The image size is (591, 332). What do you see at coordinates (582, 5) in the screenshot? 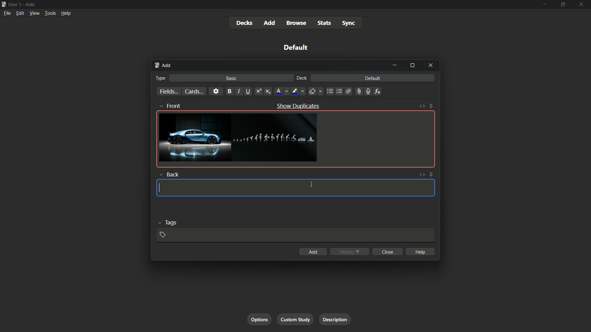
I see `close app` at bounding box center [582, 5].